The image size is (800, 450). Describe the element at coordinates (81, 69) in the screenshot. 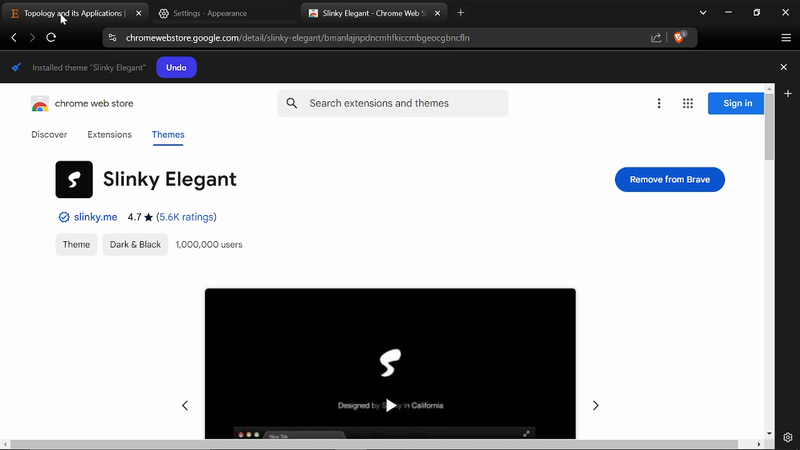

I see `Theme installed` at that location.